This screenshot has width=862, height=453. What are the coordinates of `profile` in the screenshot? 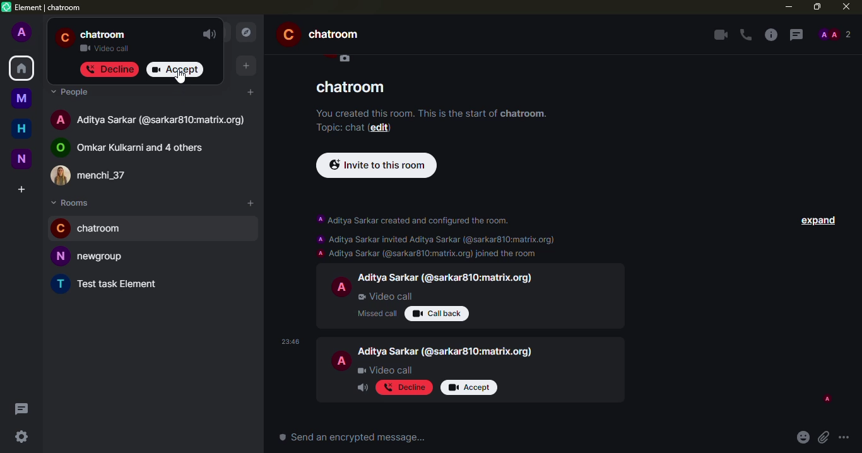 It's located at (65, 38).